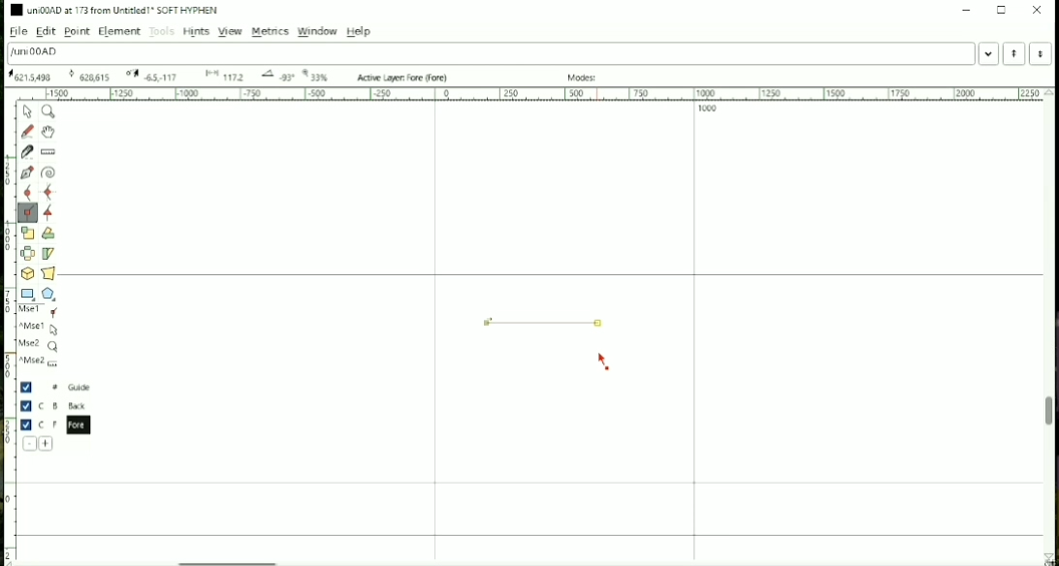  I want to click on 173 Oxad U+00AD "uni00AD" SOFT HYPHEN, so click(90, 77).